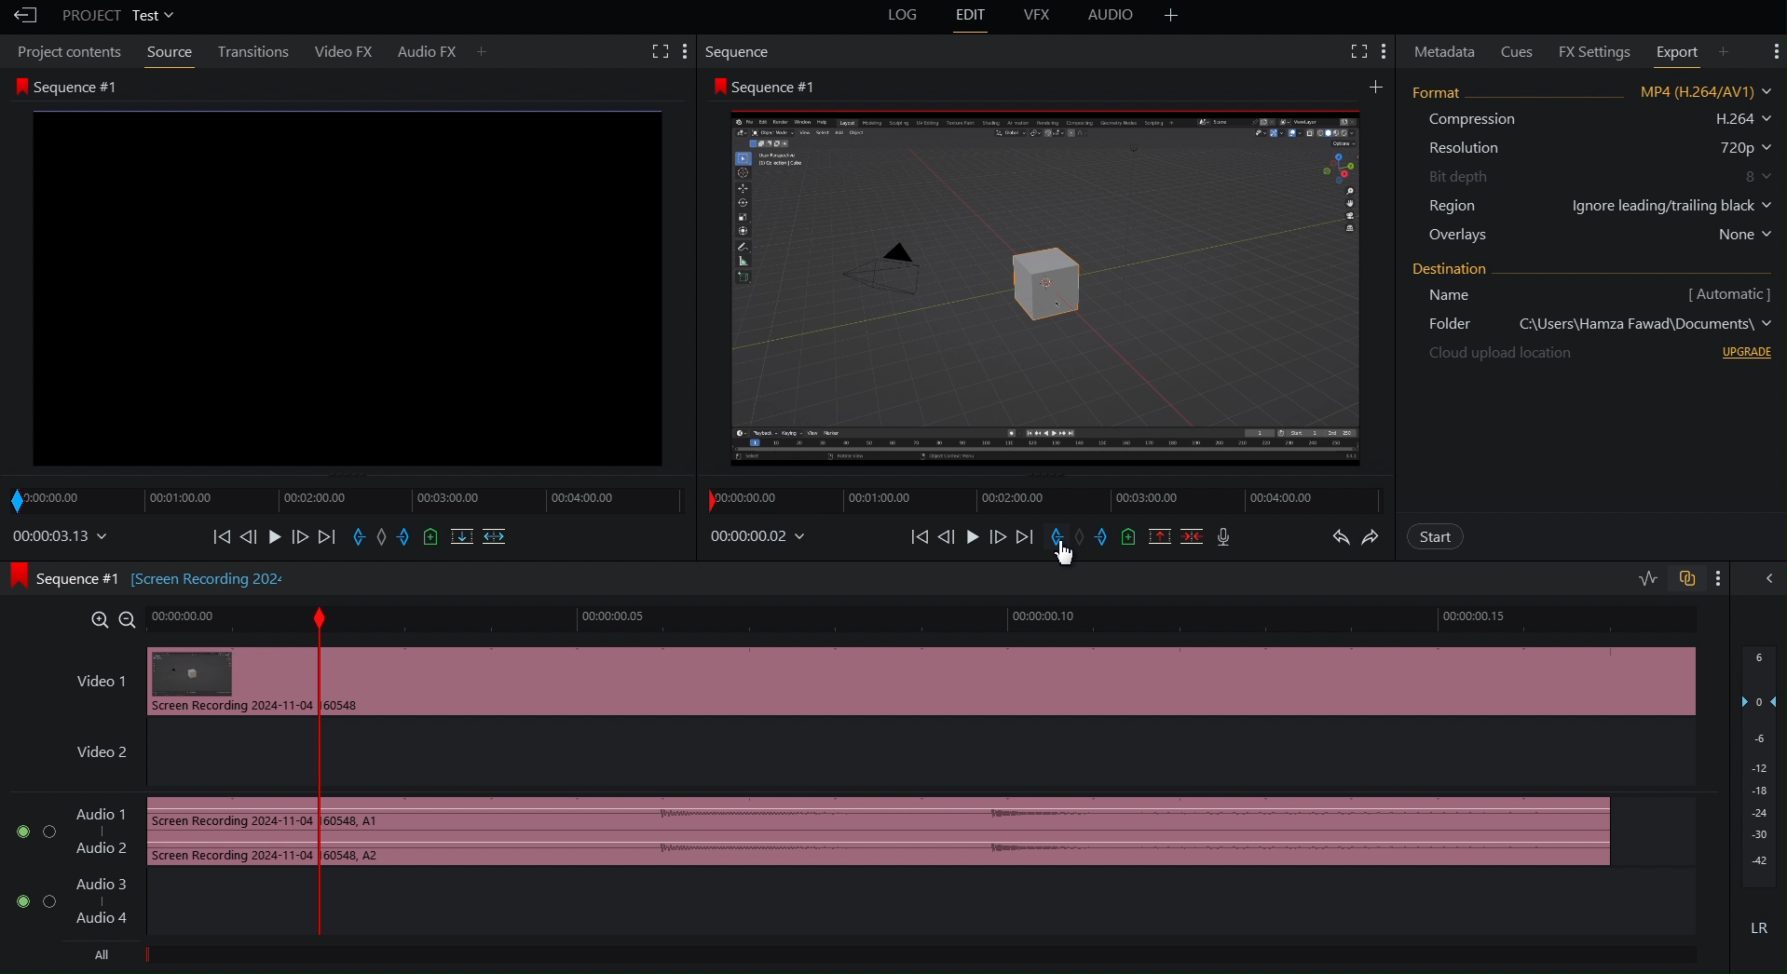 This screenshot has width=1787, height=974. Describe the element at coordinates (737, 53) in the screenshot. I see `Sequence` at that location.